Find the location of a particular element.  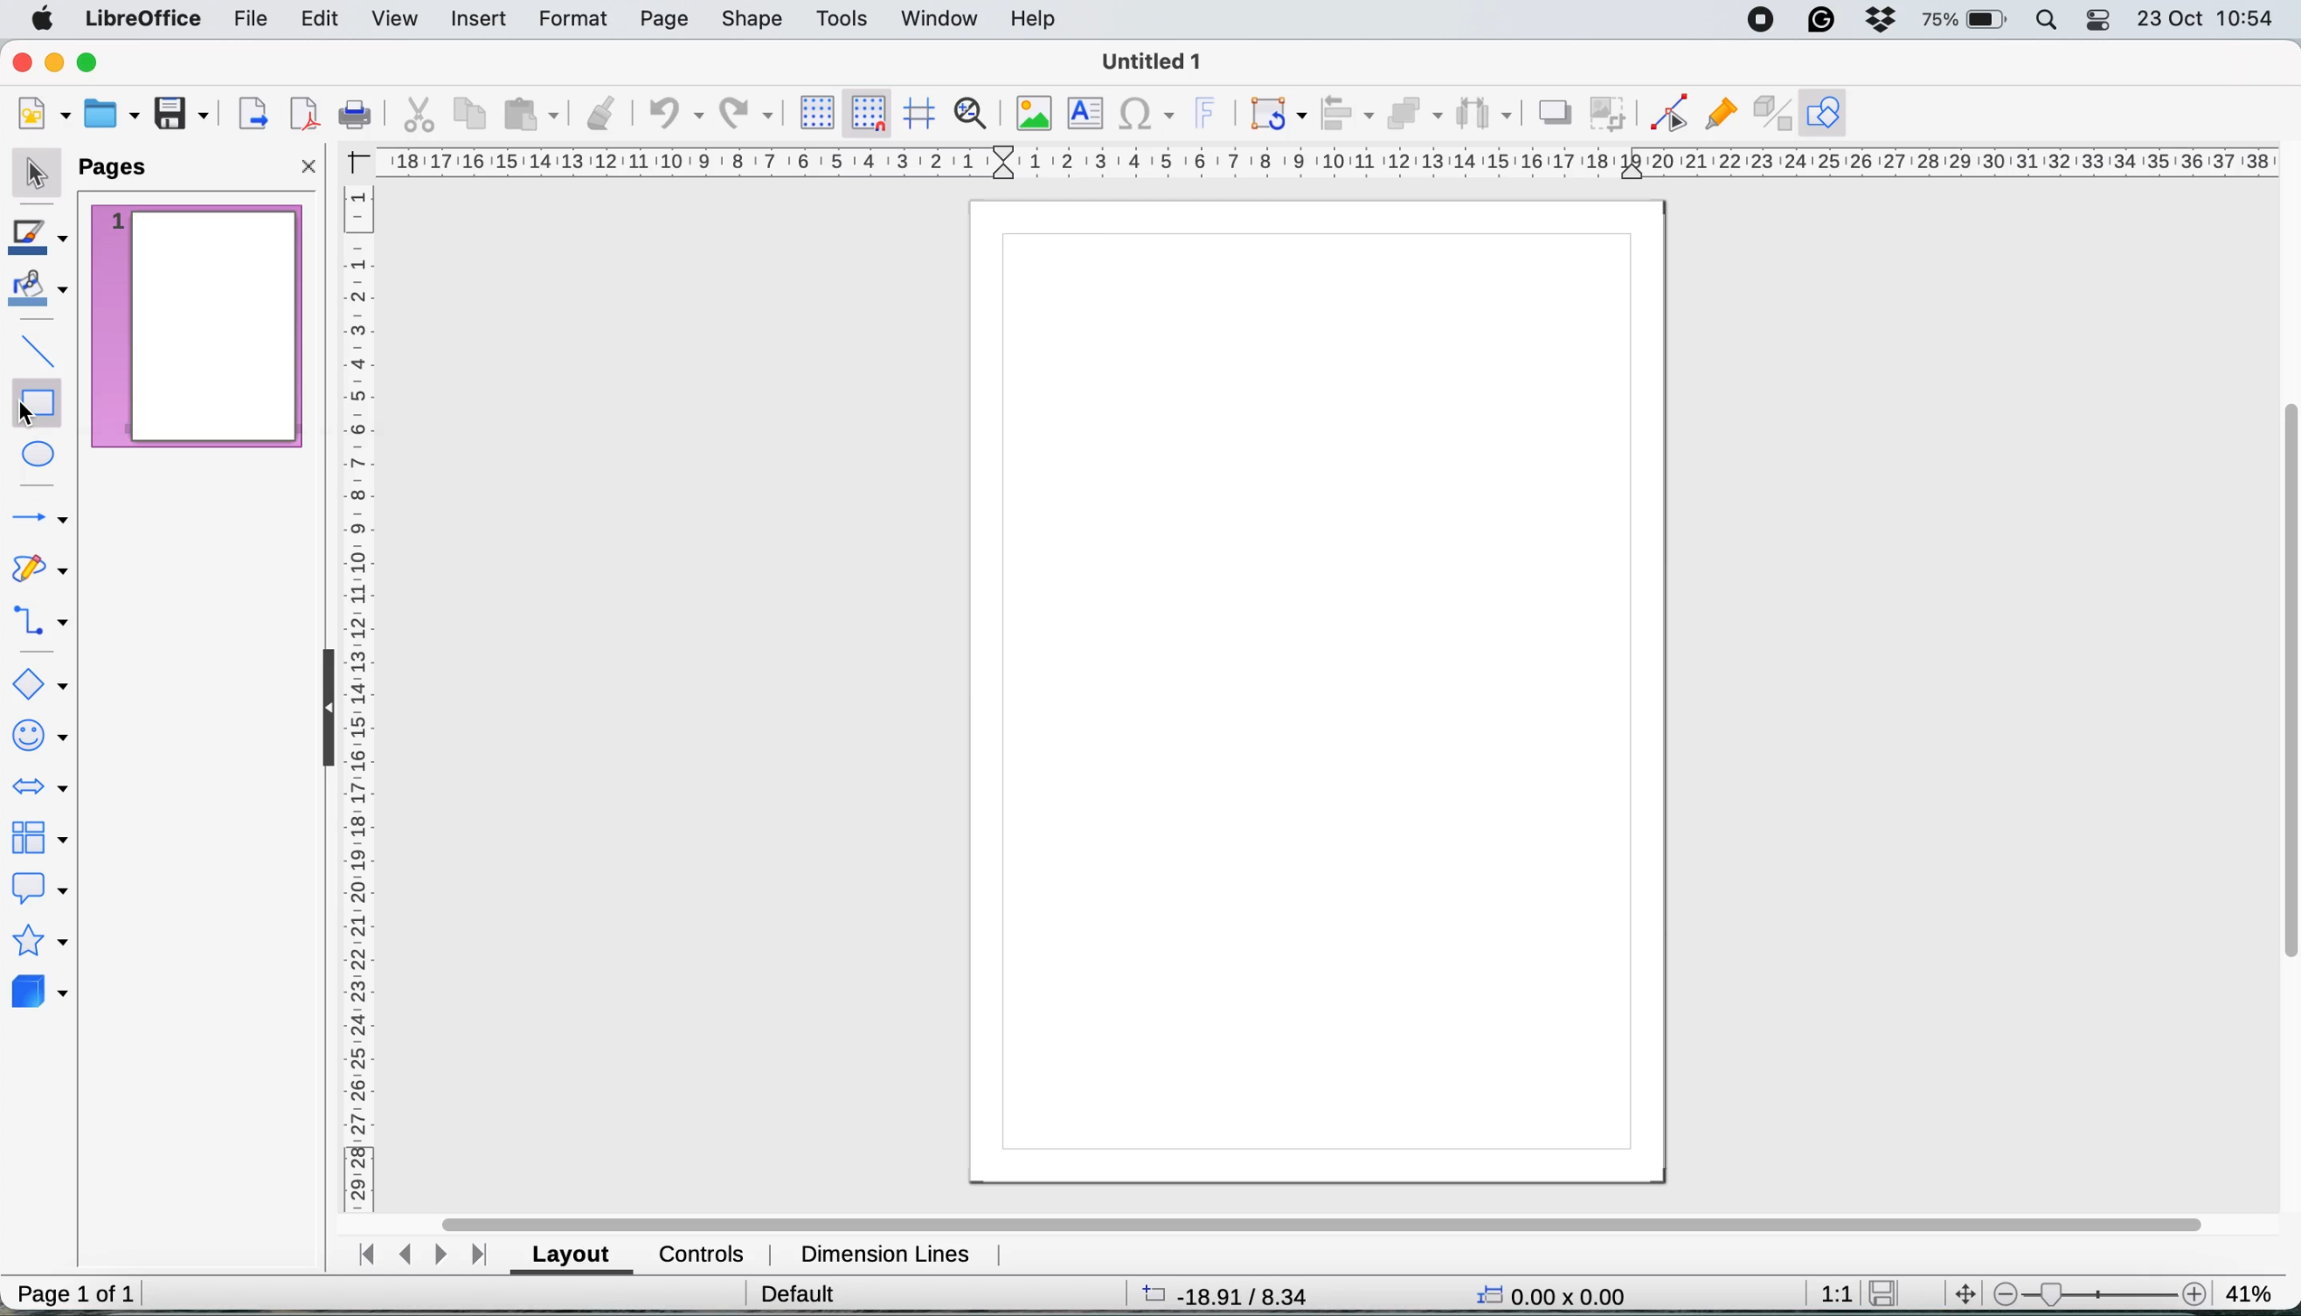

control center is located at coordinates (2100, 19).